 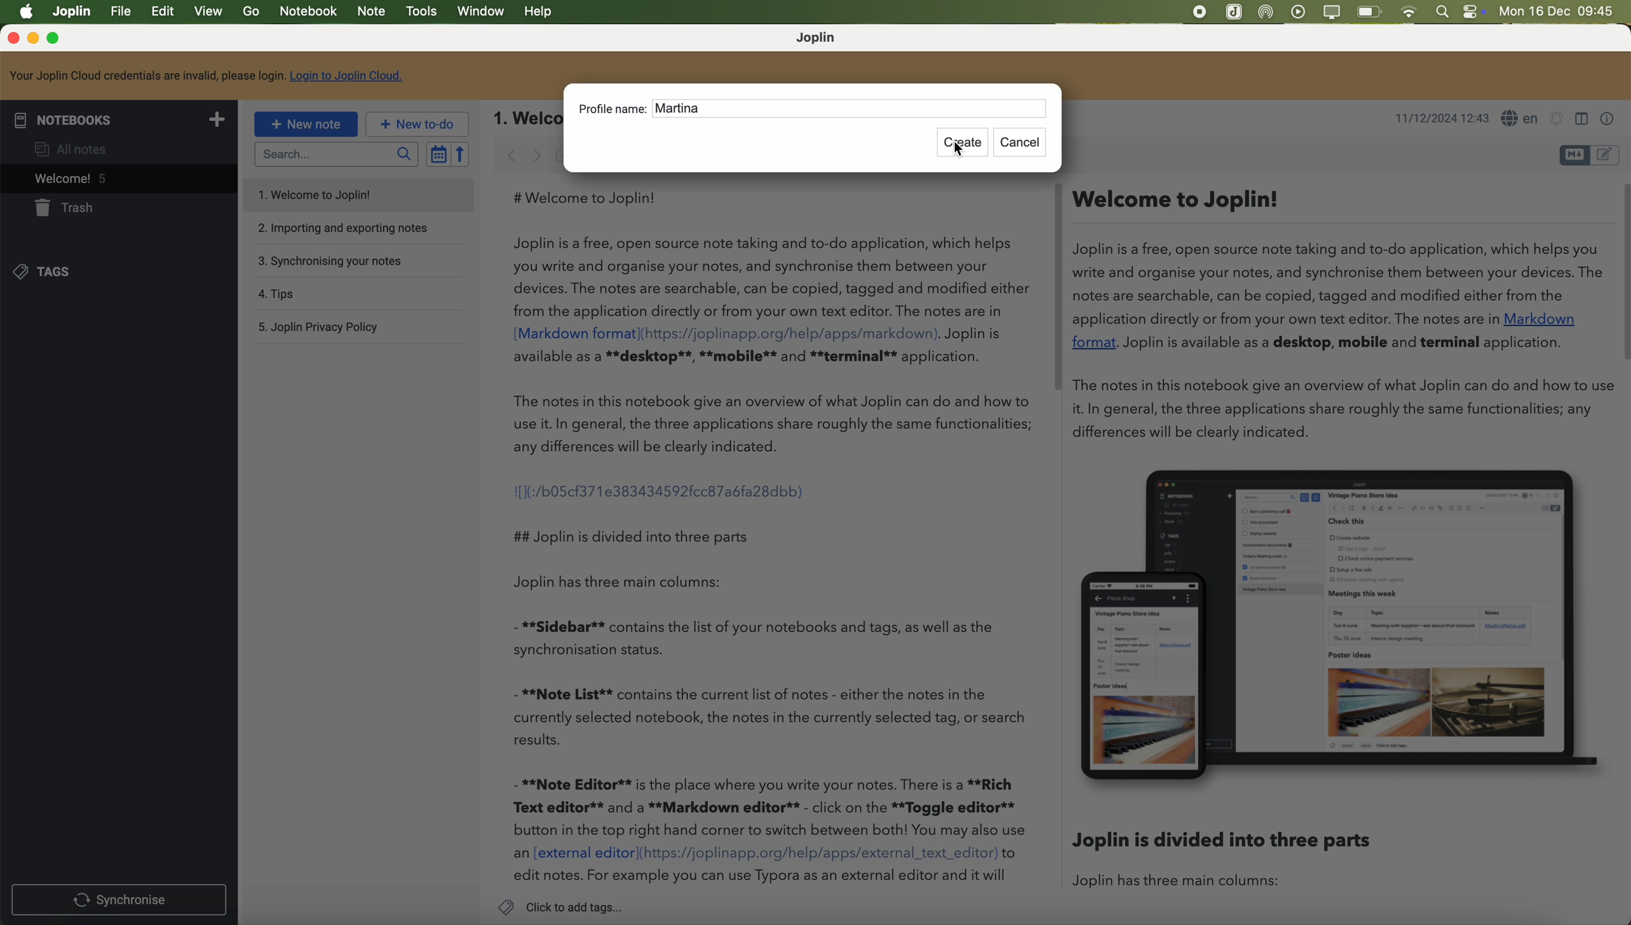 What do you see at coordinates (373, 13) in the screenshot?
I see `note` at bounding box center [373, 13].